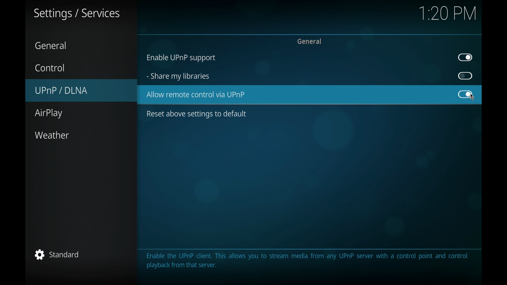 This screenshot has width=507, height=285. What do you see at coordinates (180, 58) in the screenshot?
I see `enable UPnP support` at bounding box center [180, 58].